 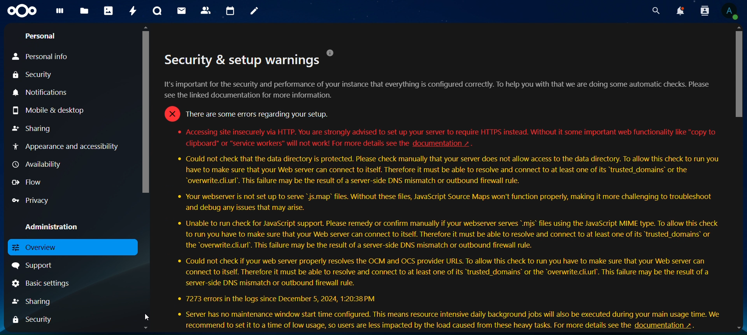 I want to click on basic settings, so click(x=44, y=283).